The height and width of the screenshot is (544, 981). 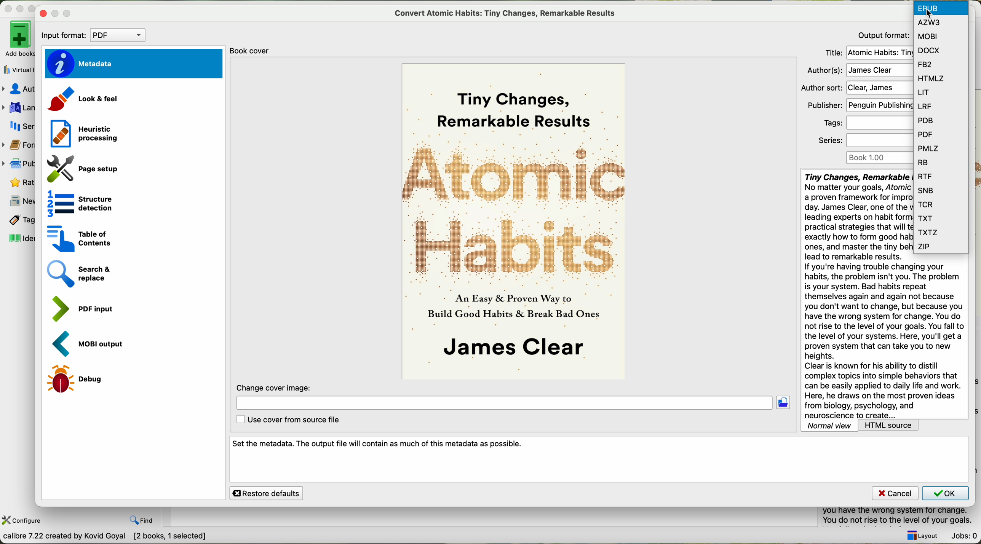 I want to click on convert atomic habits, so click(x=508, y=13).